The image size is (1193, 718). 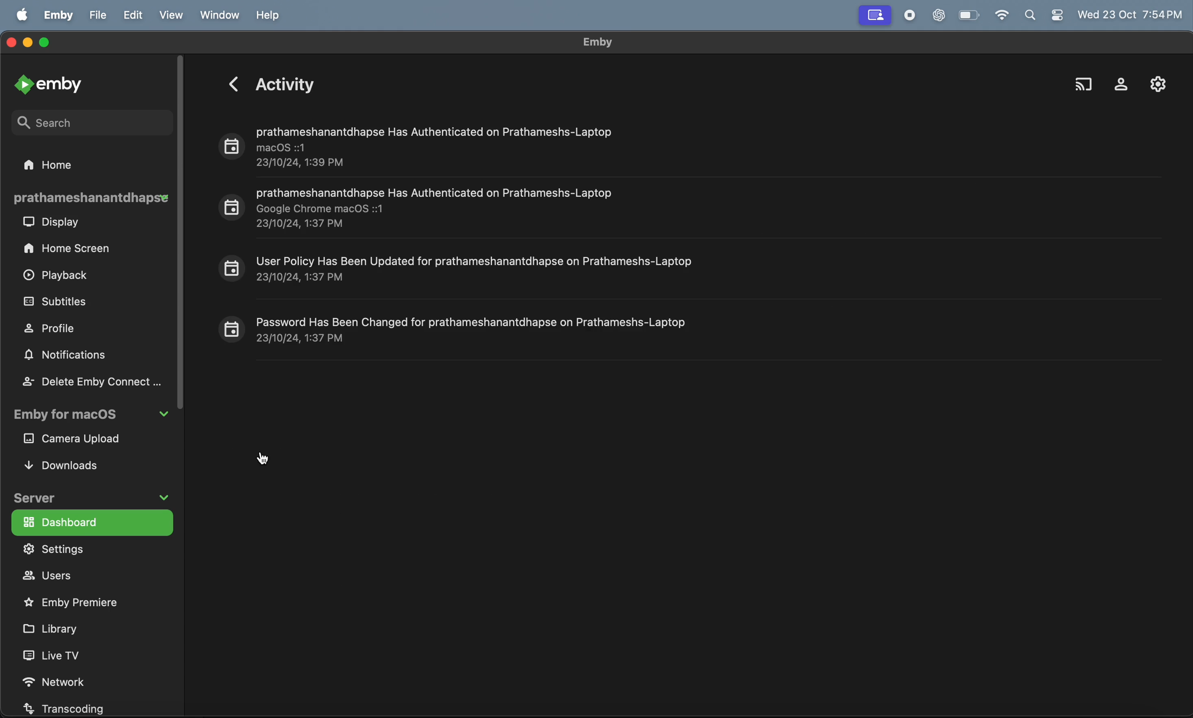 What do you see at coordinates (67, 655) in the screenshot?
I see `live tv` at bounding box center [67, 655].